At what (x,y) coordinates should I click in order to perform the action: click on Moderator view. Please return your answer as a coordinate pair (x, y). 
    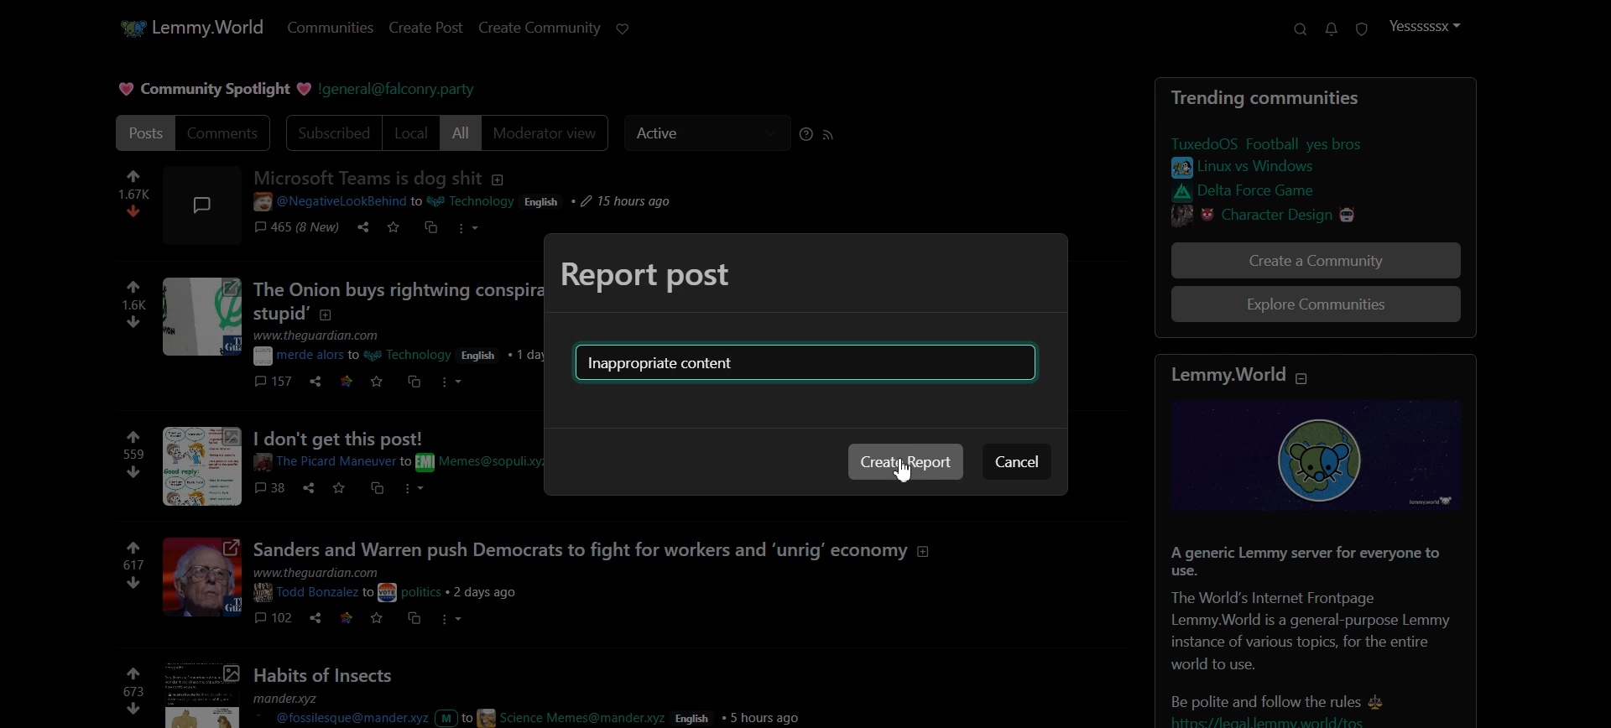
    Looking at the image, I should click on (548, 133).